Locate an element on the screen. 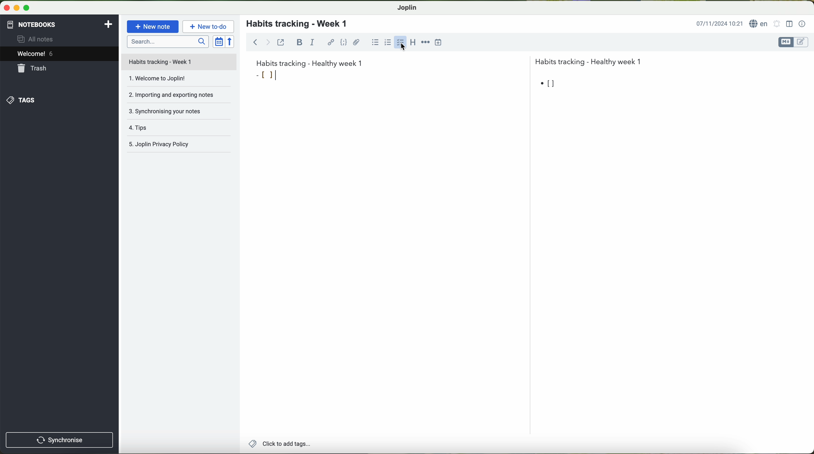  language is located at coordinates (759, 23).